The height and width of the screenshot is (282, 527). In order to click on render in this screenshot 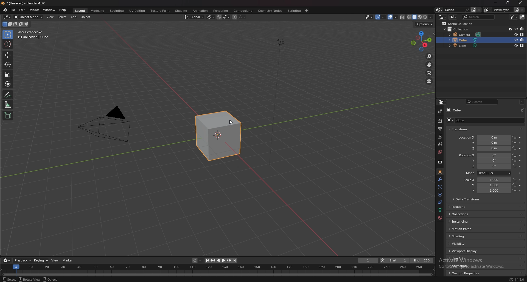, I will do `click(34, 10)`.